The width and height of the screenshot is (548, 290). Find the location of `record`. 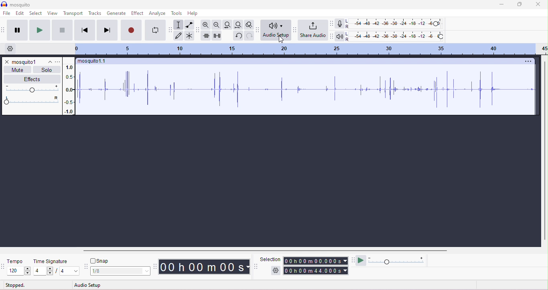

record is located at coordinates (131, 30).